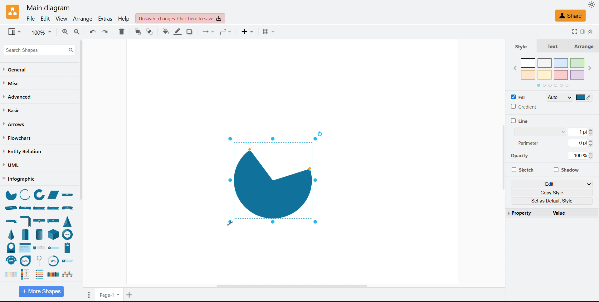 This screenshot has height=302, width=599. Describe the element at coordinates (54, 234) in the screenshot. I see `cube` at that location.